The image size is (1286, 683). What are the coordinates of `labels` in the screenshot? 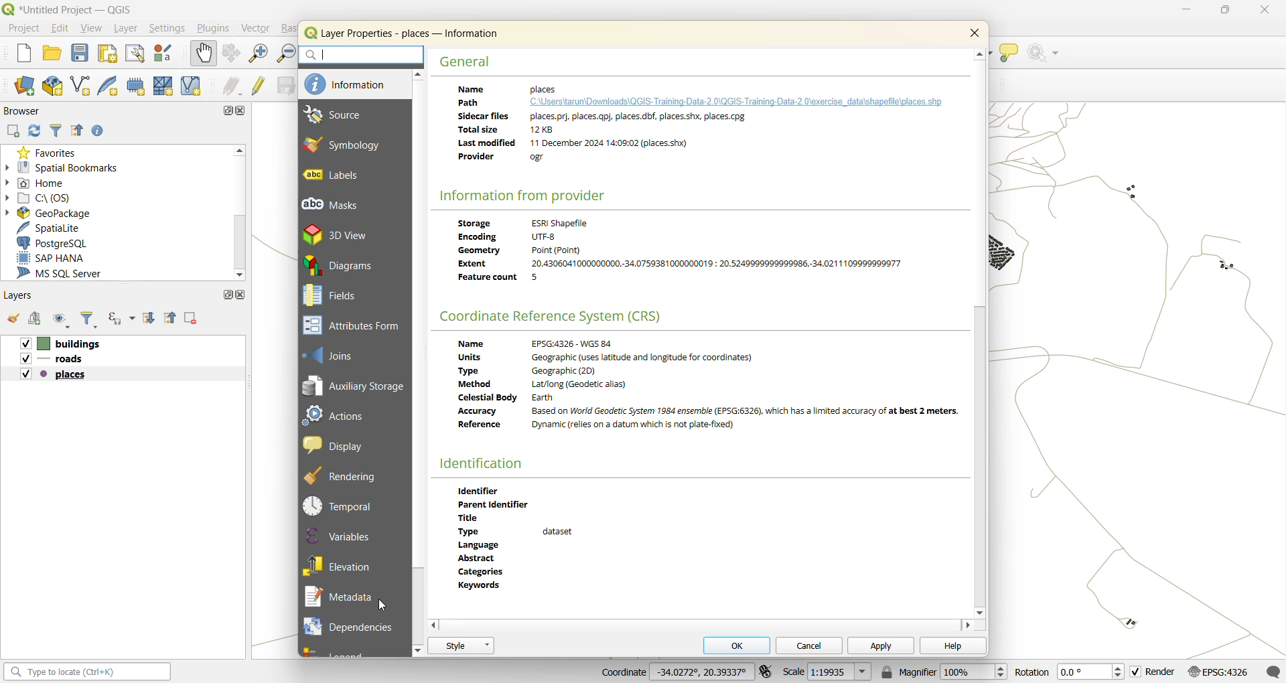 It's located at (344, 179).